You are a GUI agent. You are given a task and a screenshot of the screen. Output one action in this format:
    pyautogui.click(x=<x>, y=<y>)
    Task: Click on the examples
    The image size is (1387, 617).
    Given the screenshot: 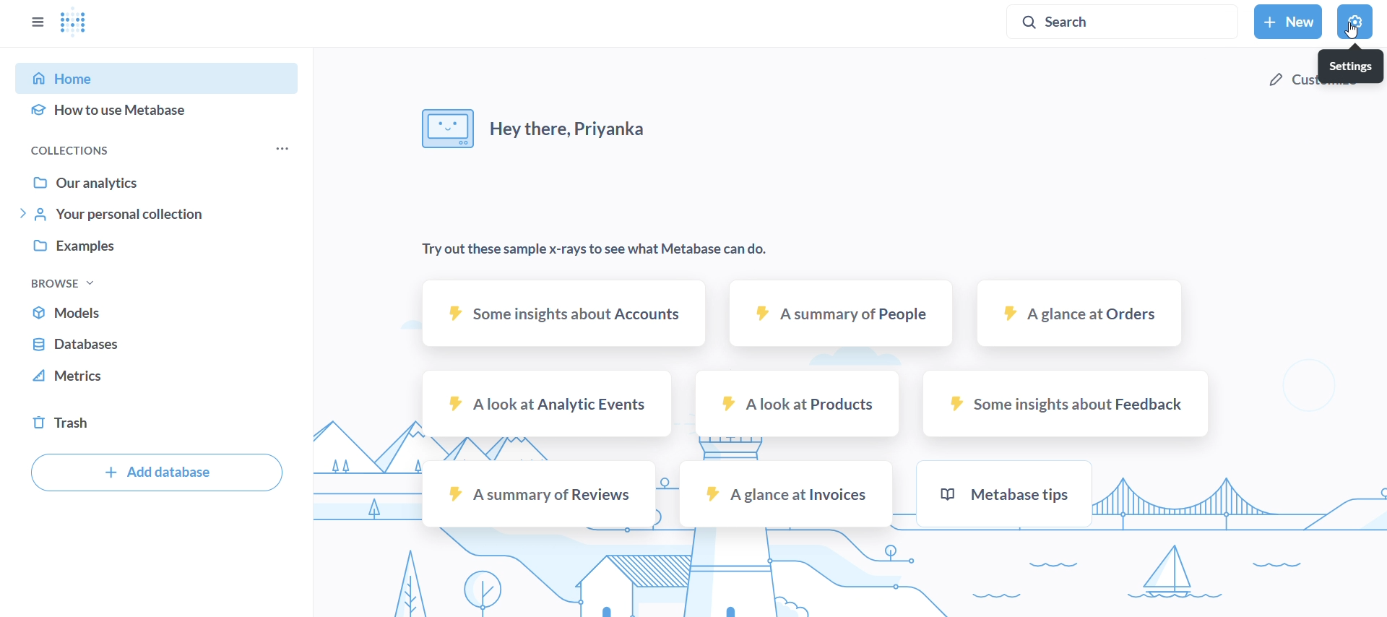 What is the action you would take?
    pyautogui.click(x=161, y=247)
    